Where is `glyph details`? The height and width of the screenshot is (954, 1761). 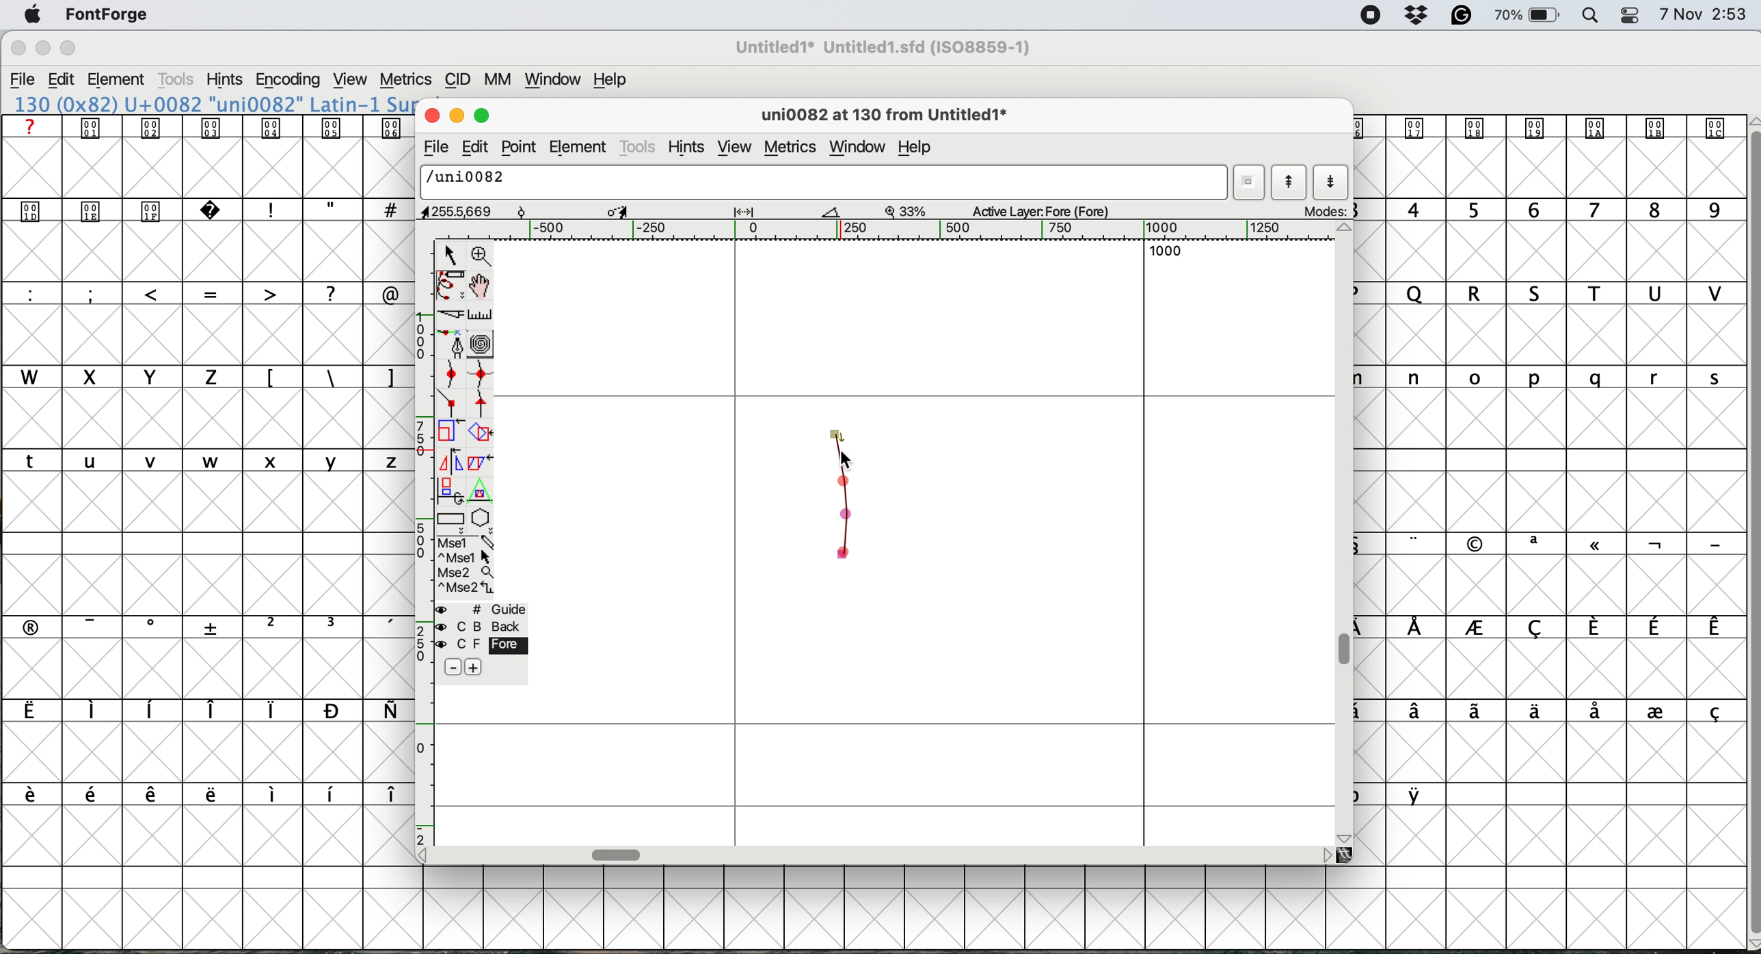 glyph details is located at coordinates (634, 212).